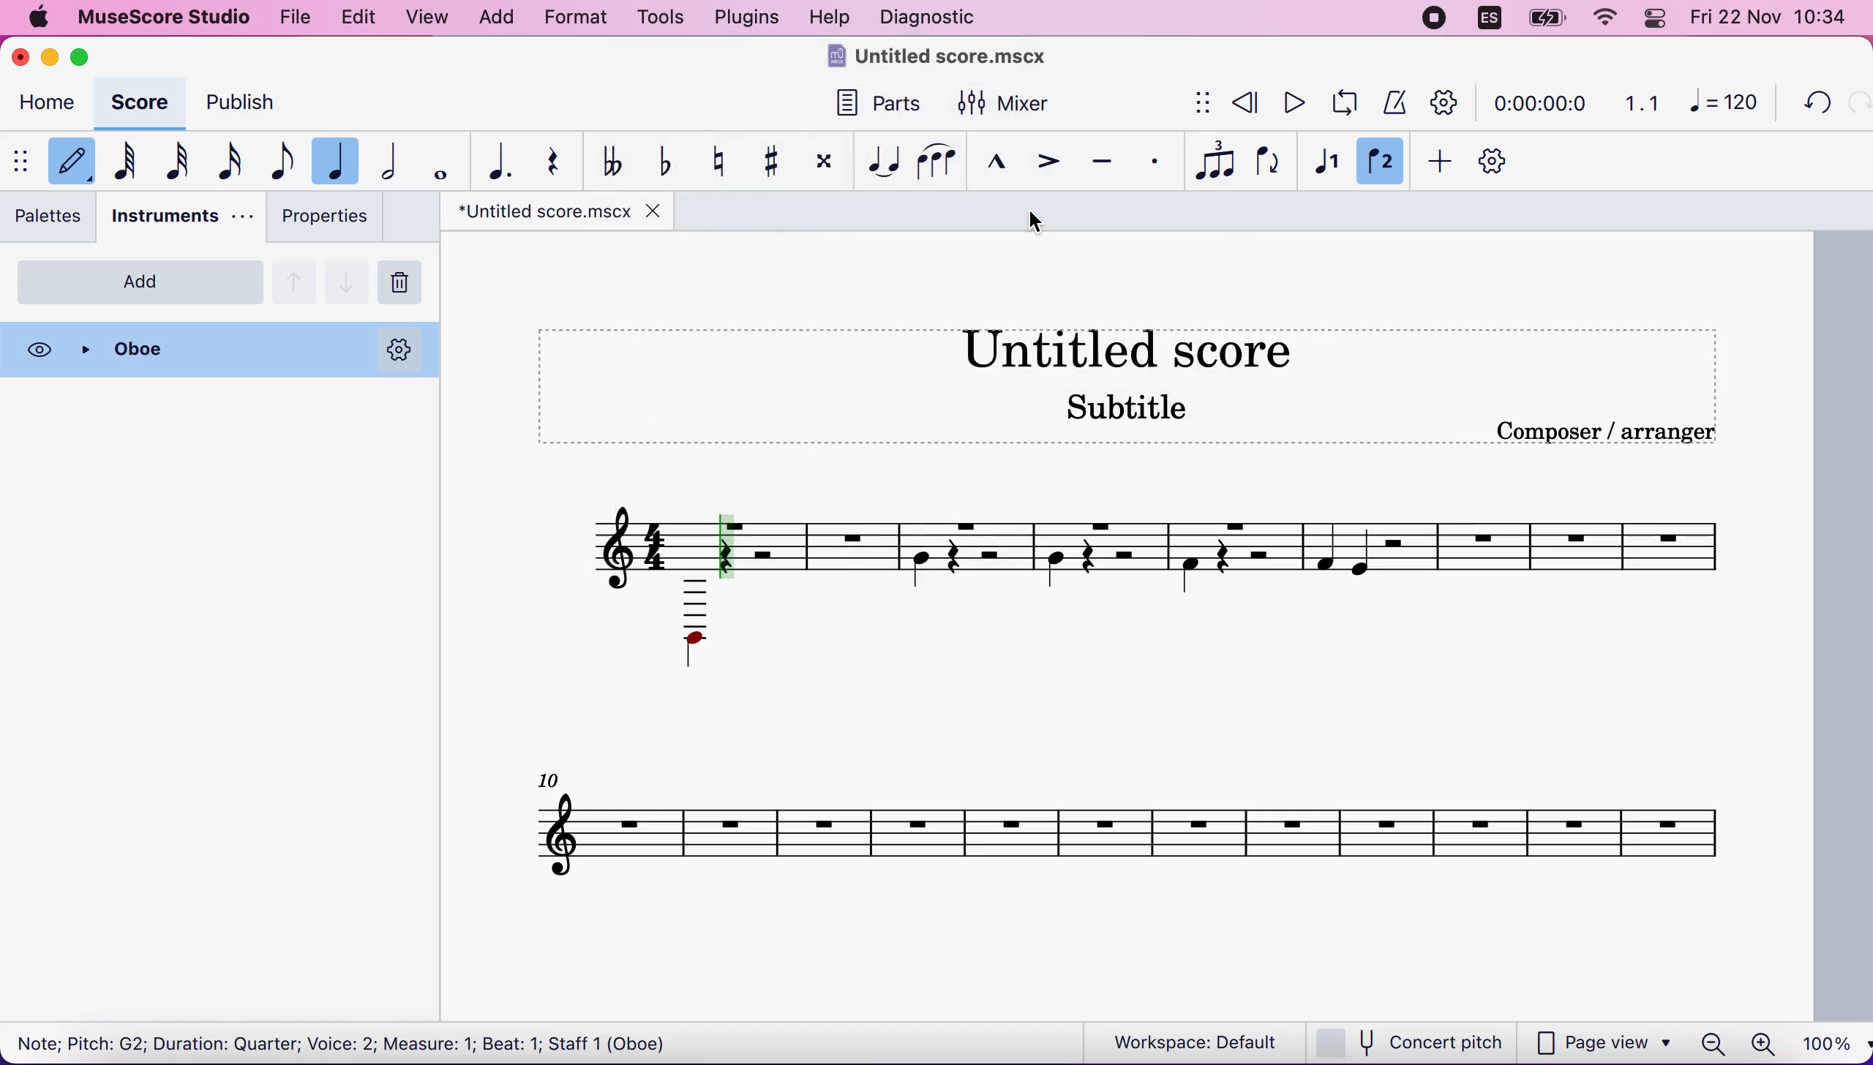  Describe the element at coordinates (749, 18) in the screenshot. I see `plugins` at that location.